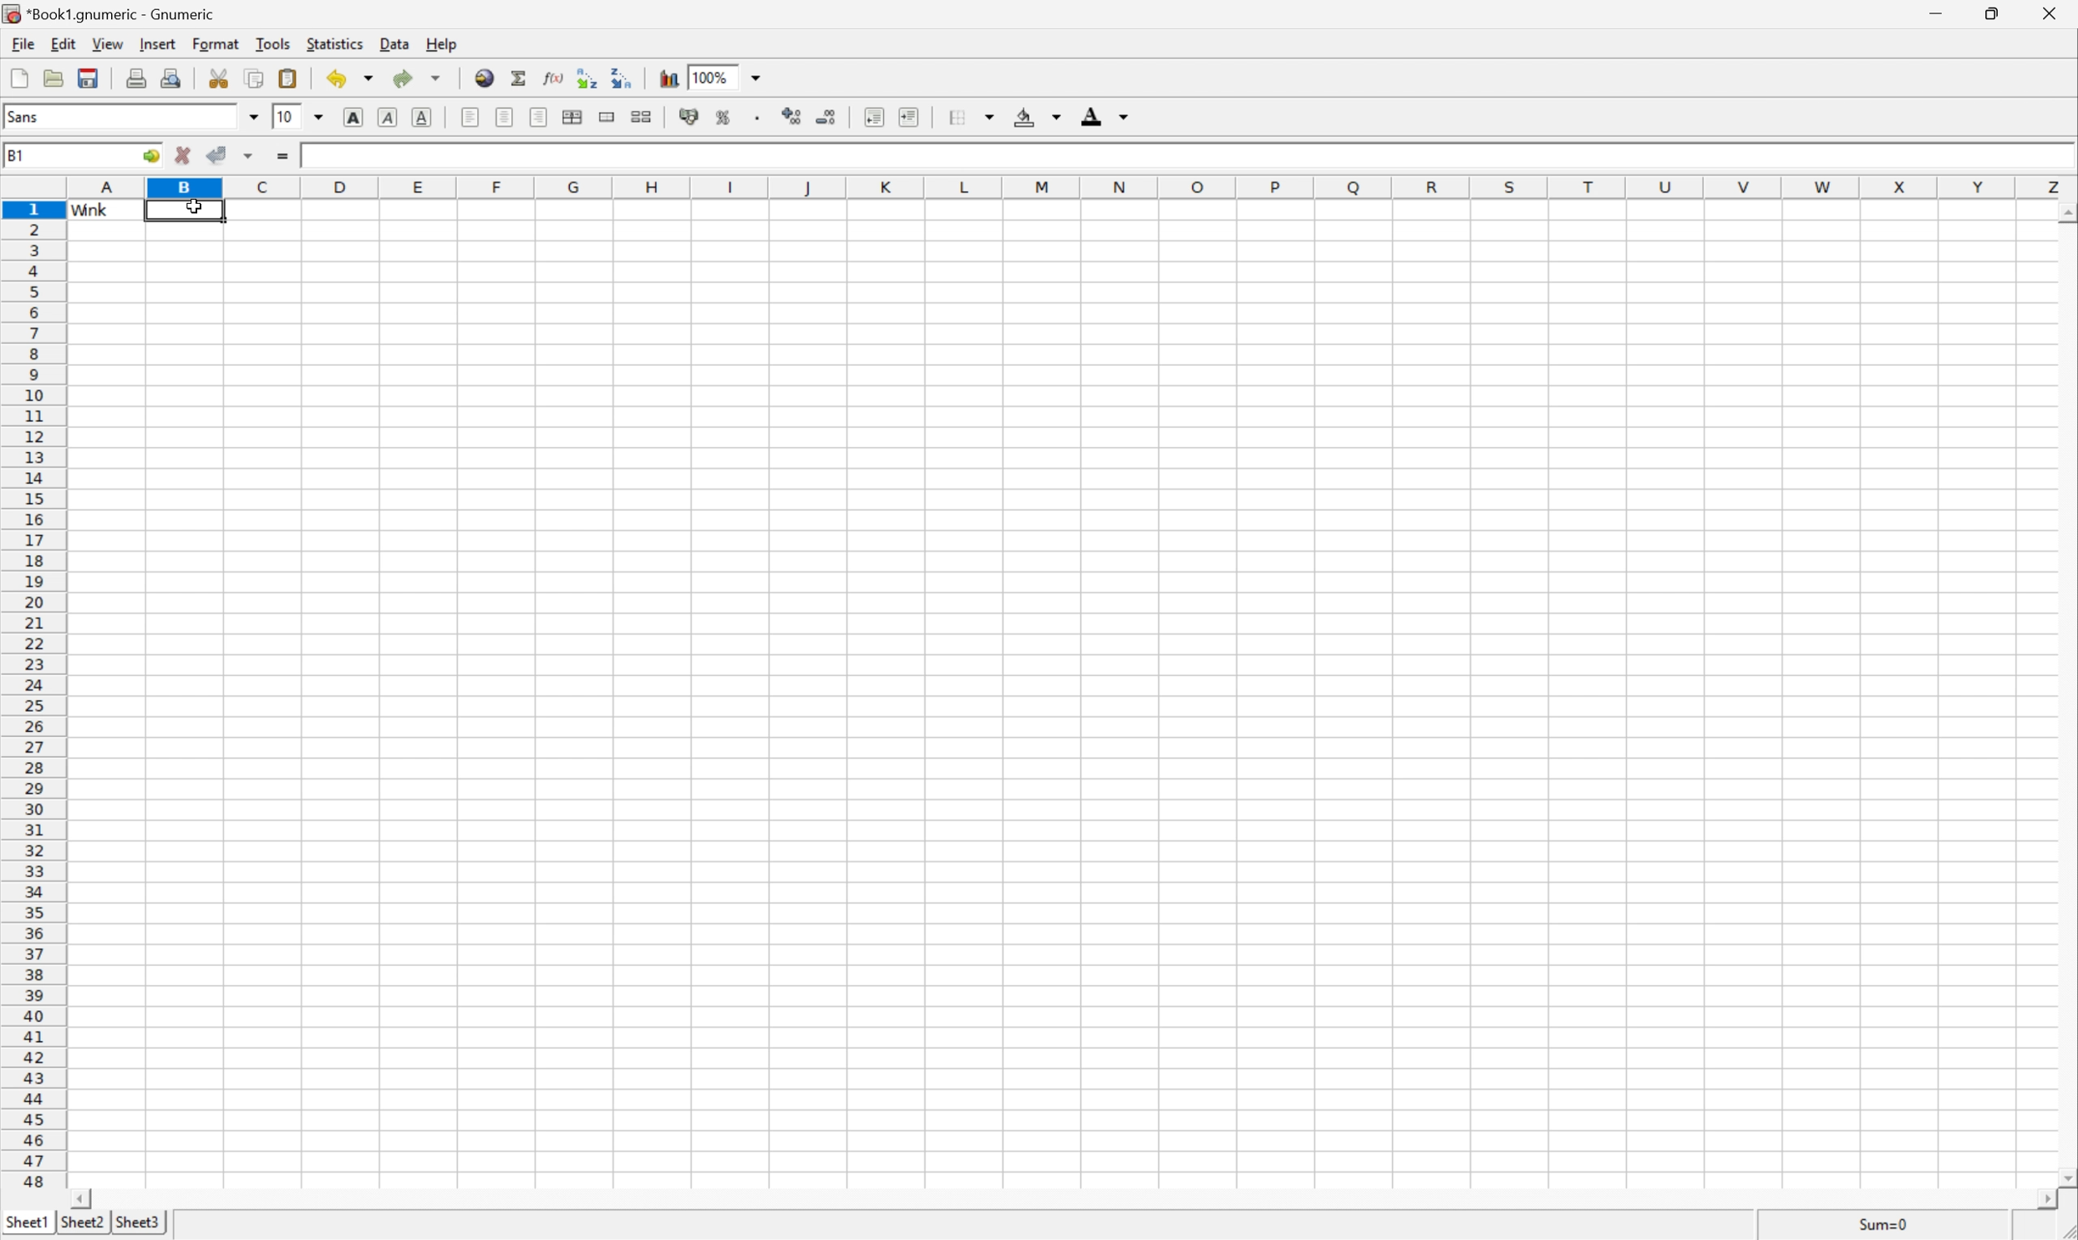 The width and height of the screenshot is (2078, 1240). I want to click on print, so click(135, 78).